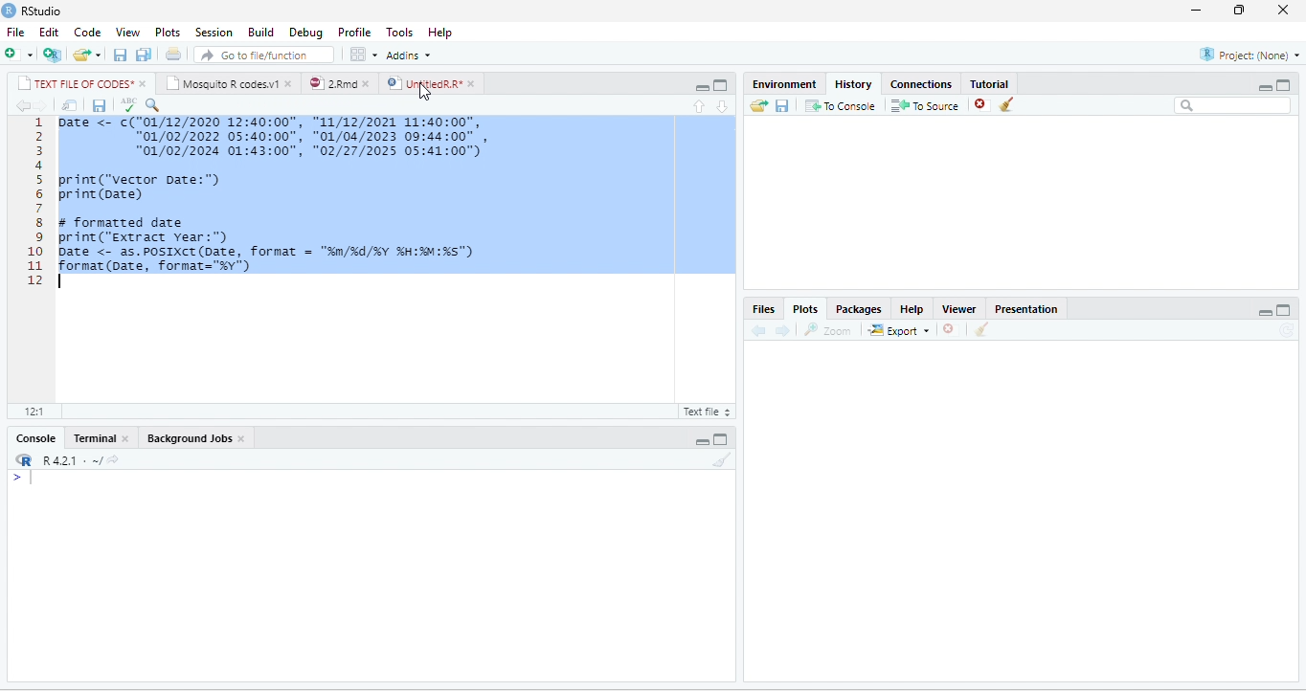 This screenshot has width=1306, height=691. I want to click on RStudio, so click(44, 11).